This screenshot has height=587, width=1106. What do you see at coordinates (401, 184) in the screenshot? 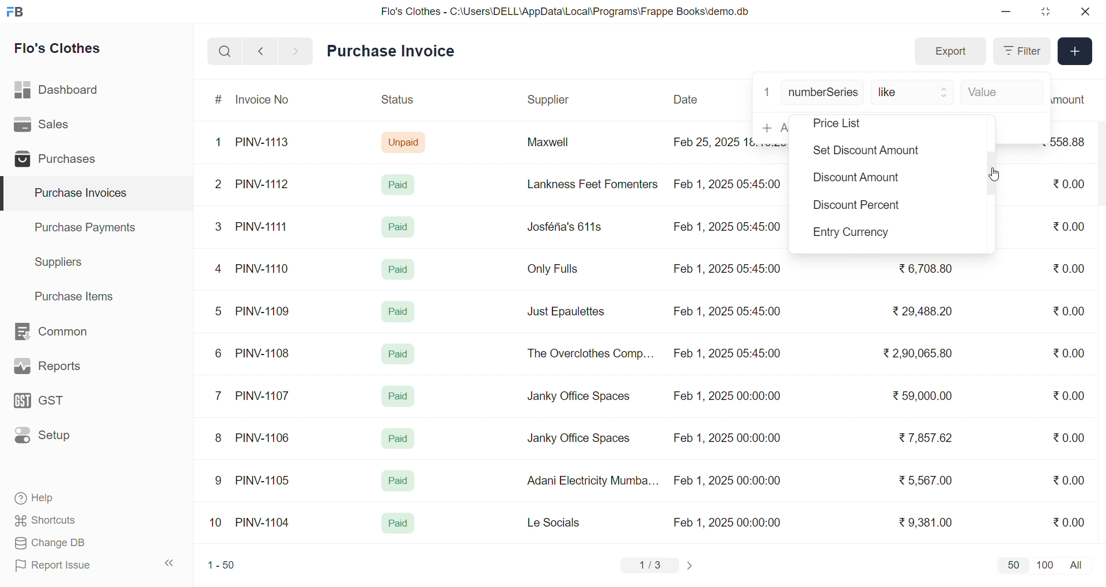
I see `Paid` at bounding box center [401, 184].